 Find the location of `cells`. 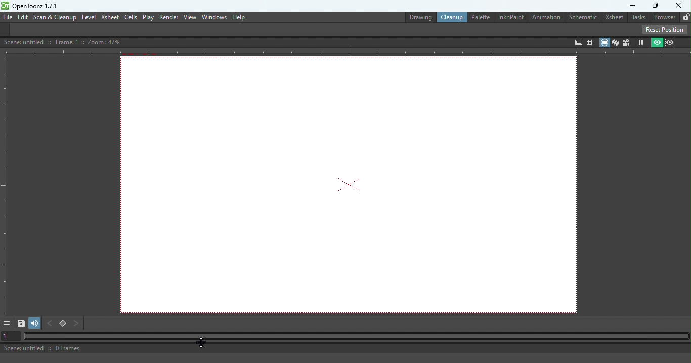

cells is located at coordinates (131, 17).